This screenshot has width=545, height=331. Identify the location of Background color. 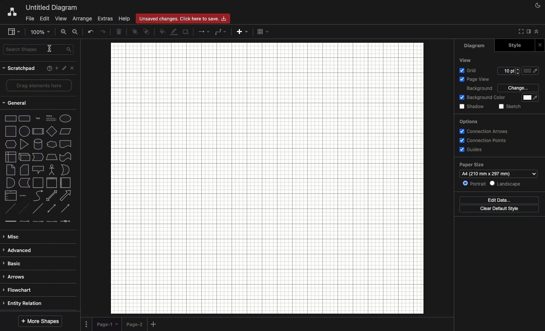
(483, 98).